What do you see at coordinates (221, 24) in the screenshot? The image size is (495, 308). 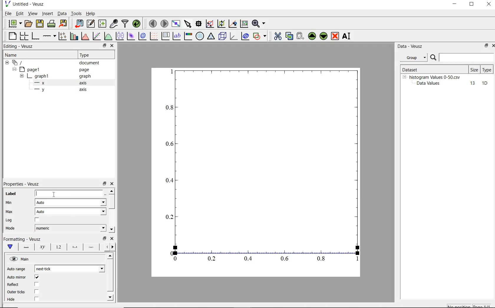 I see `click or draw a rectangle to zoom on graph axes` at bounding box center [221, 24].